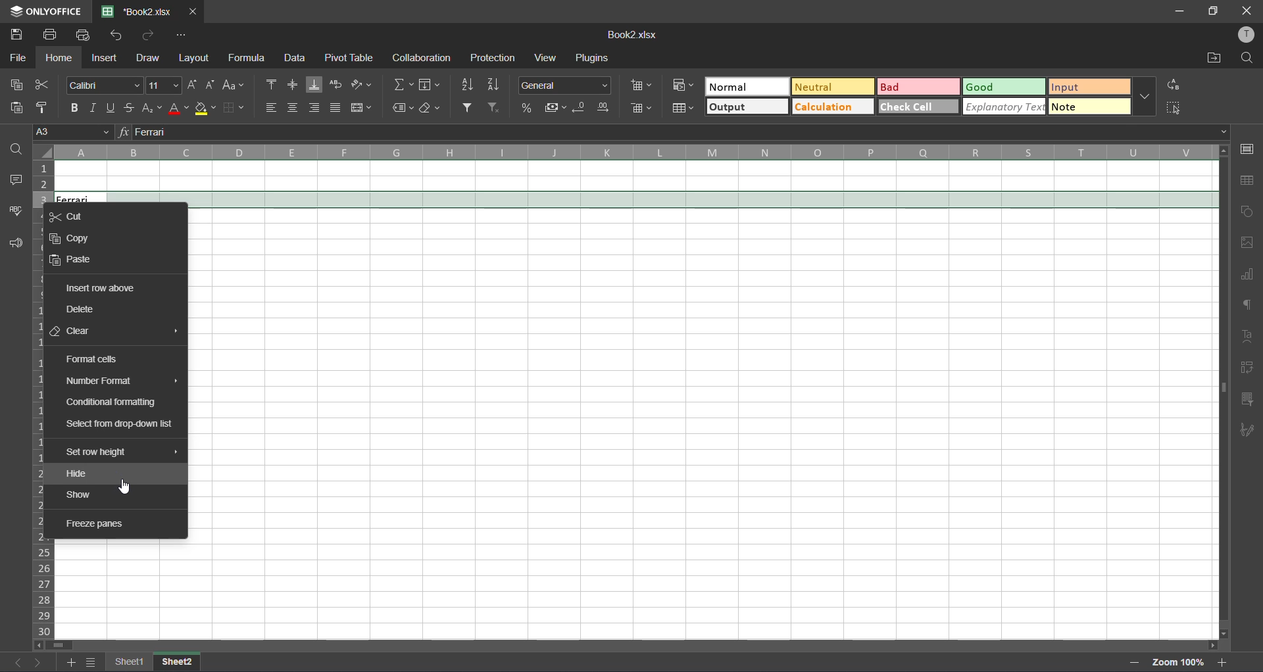 This screenshot has height=672, width=1263. I want to click on formula bar, so click(676, 133).